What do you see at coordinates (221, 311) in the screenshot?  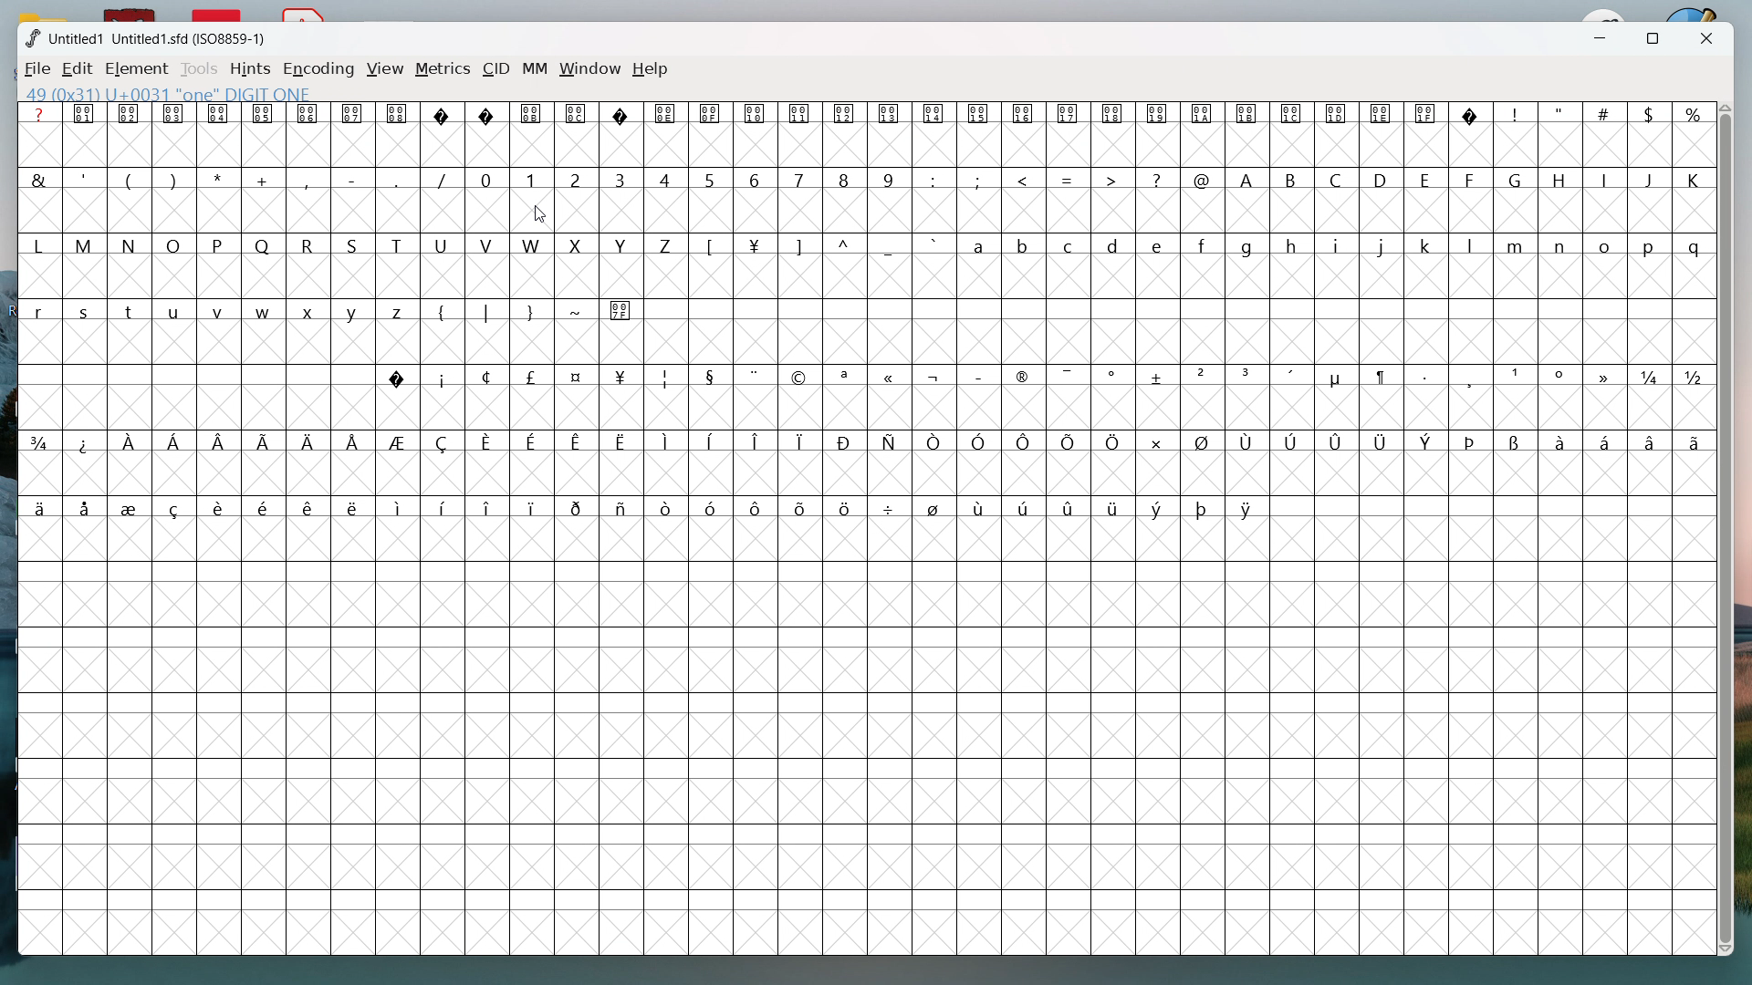 I see `v` at bounding box center [221, 311].